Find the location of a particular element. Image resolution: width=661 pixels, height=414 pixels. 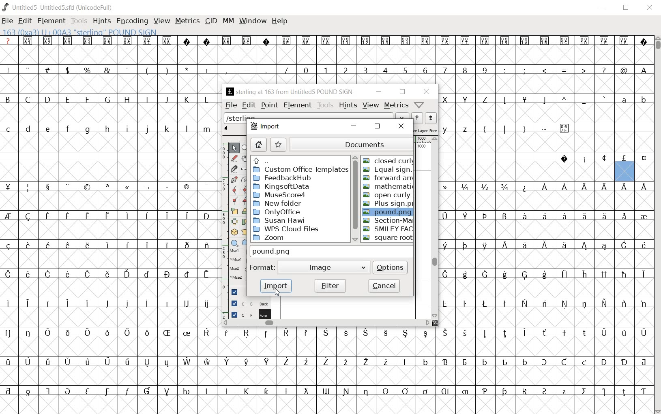

{ is located at coordinates (485, 129).